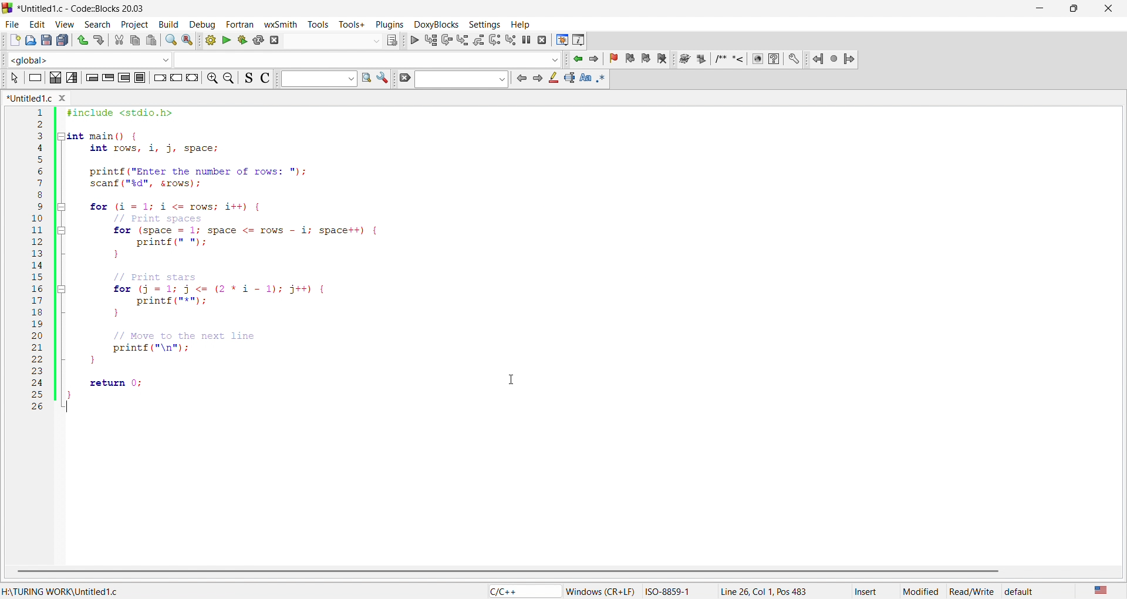 The image size is (1127, 599). I want to click on jump forward, so click(593, 60).